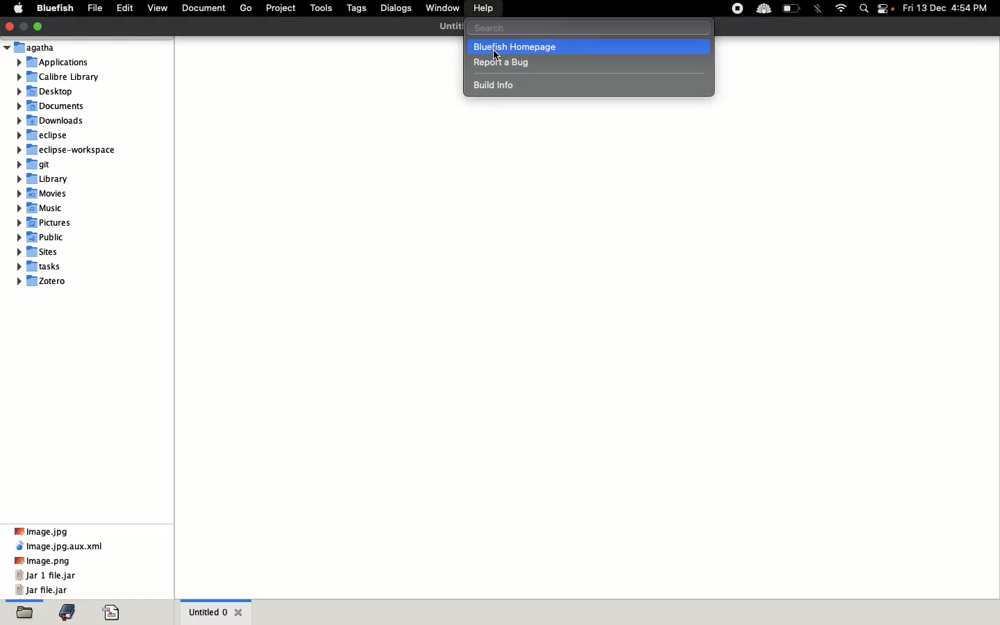 This screenshot has width=1000, height=625. What do you see at coordinates (110, 612) in the screenshot?
I see `PDF viewer` at bounding box center [110, 612].